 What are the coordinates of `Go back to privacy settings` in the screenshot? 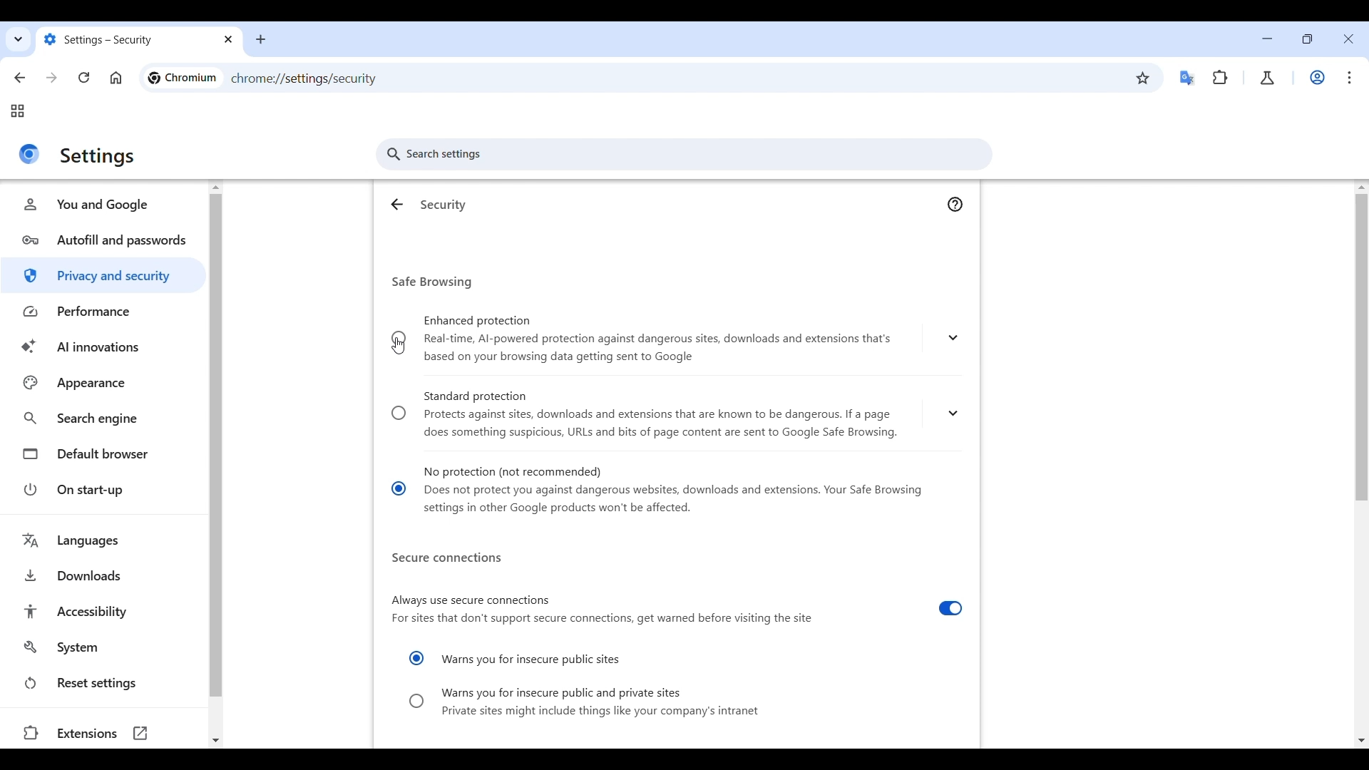 It's located at (398, 205).